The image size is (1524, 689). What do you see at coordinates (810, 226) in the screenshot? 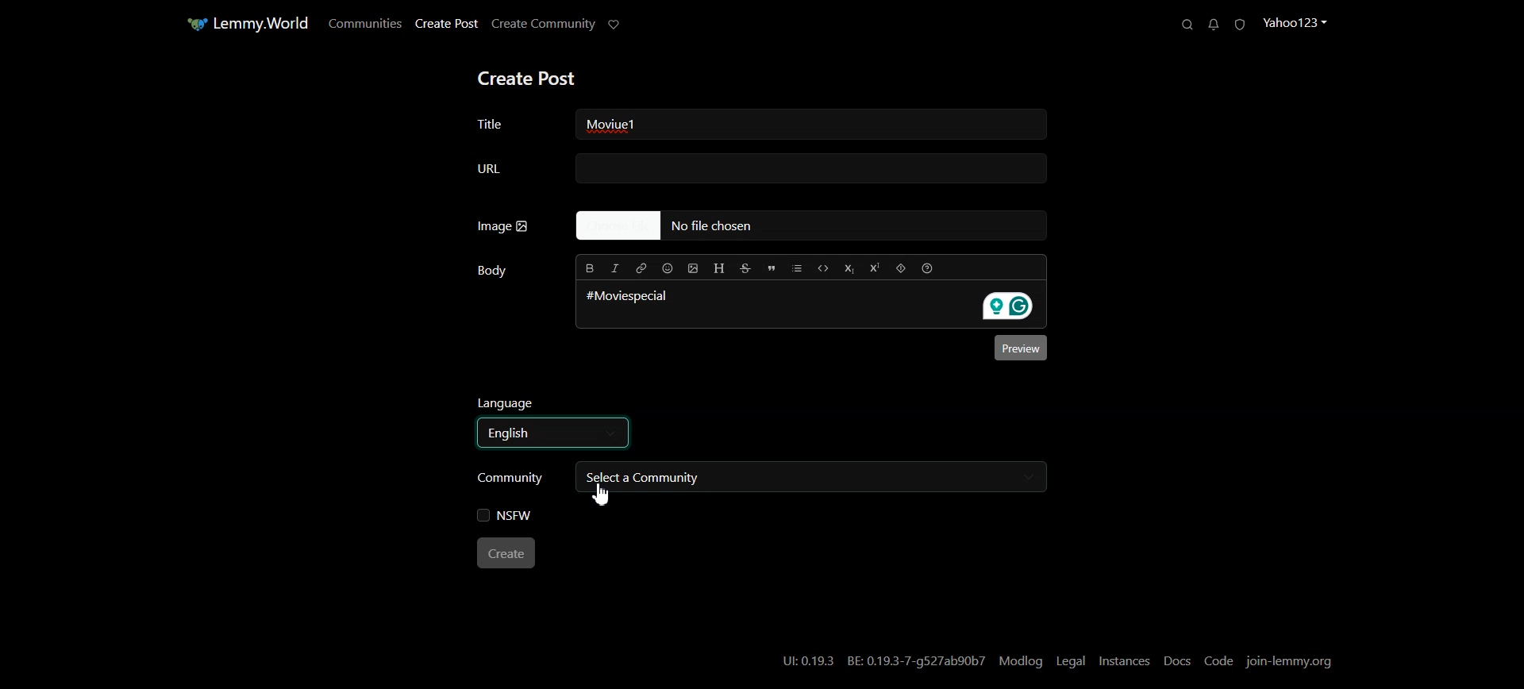
I see `No file Chosen` at bounding box center [810, 226].